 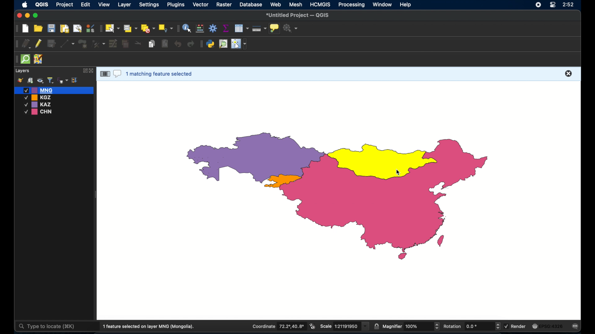 What do you see at coordinates (152, 44) in the screenshot?
I see `copy` at bounding box center [152, 44].